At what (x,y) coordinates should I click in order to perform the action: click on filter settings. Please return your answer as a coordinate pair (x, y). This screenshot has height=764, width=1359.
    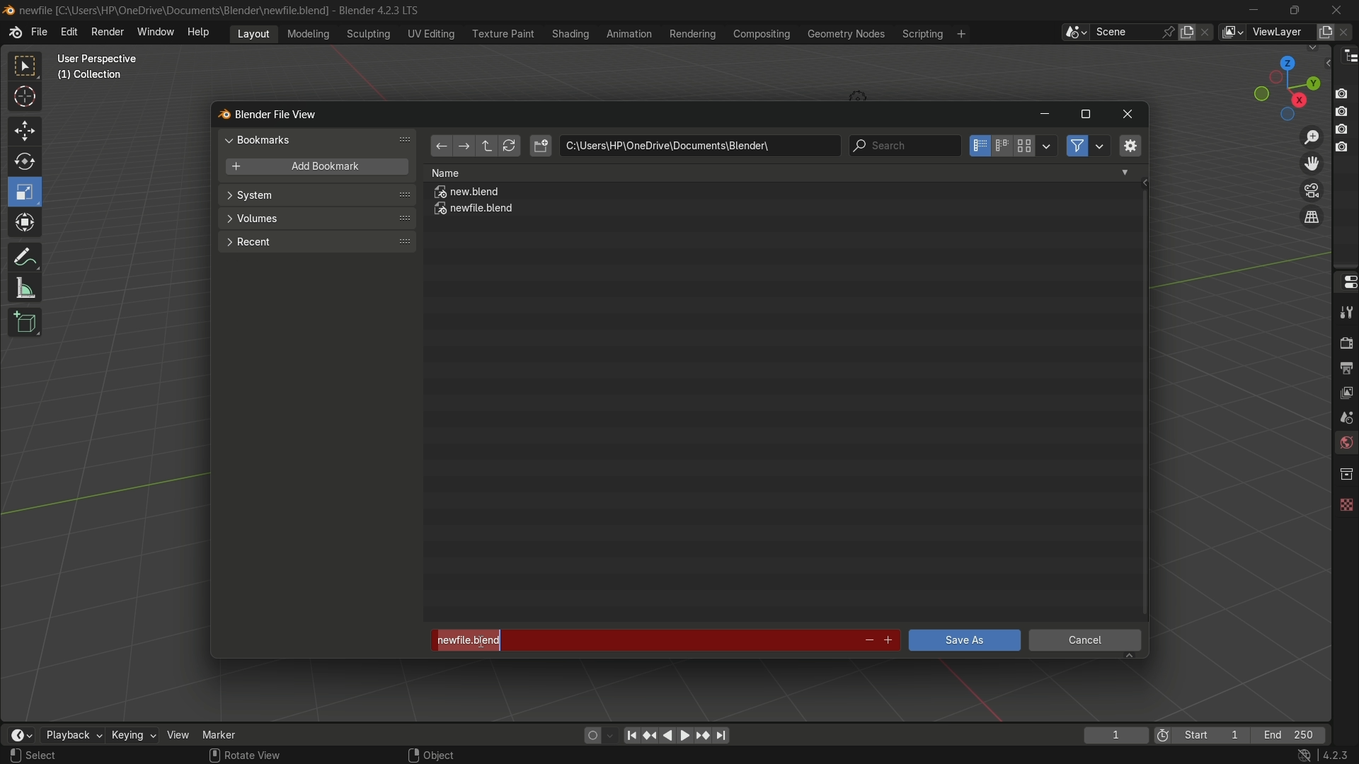
    Looking at the image, I should click on (1101, 146).